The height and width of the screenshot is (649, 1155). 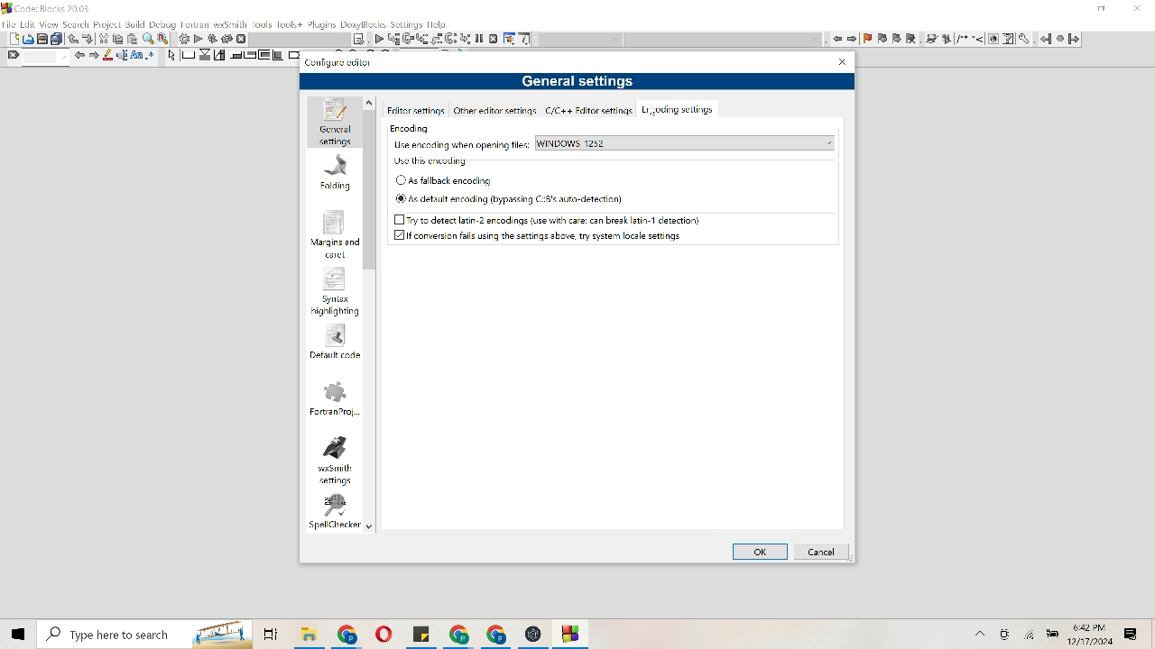 What do you see at coordinates (143, 635) in the screenshot?
I see `Search bar` at bounding box center [143, 635].